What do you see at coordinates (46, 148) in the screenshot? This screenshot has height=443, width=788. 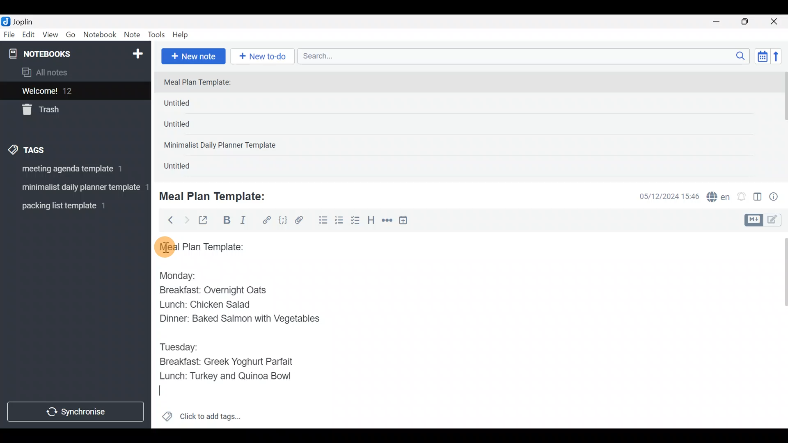 I see `Tags` at bounding box center [46, 148].